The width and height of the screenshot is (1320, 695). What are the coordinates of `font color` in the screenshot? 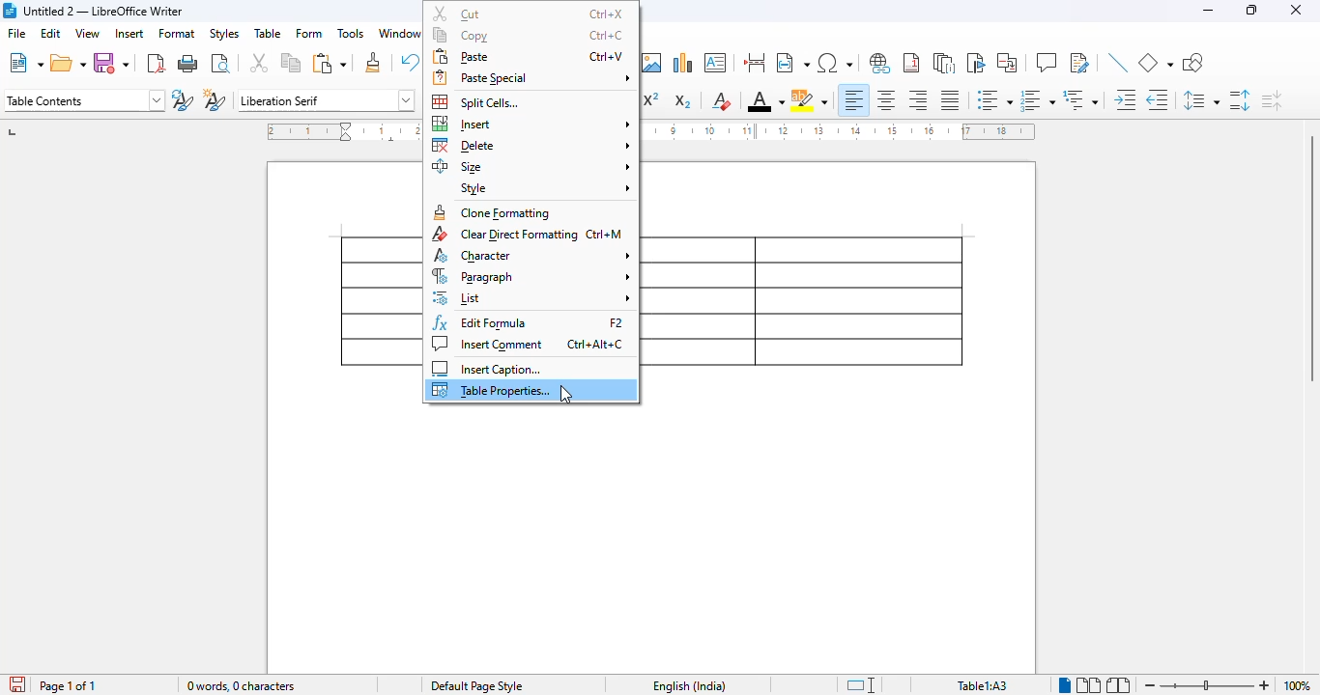 It's located at (765, 99).